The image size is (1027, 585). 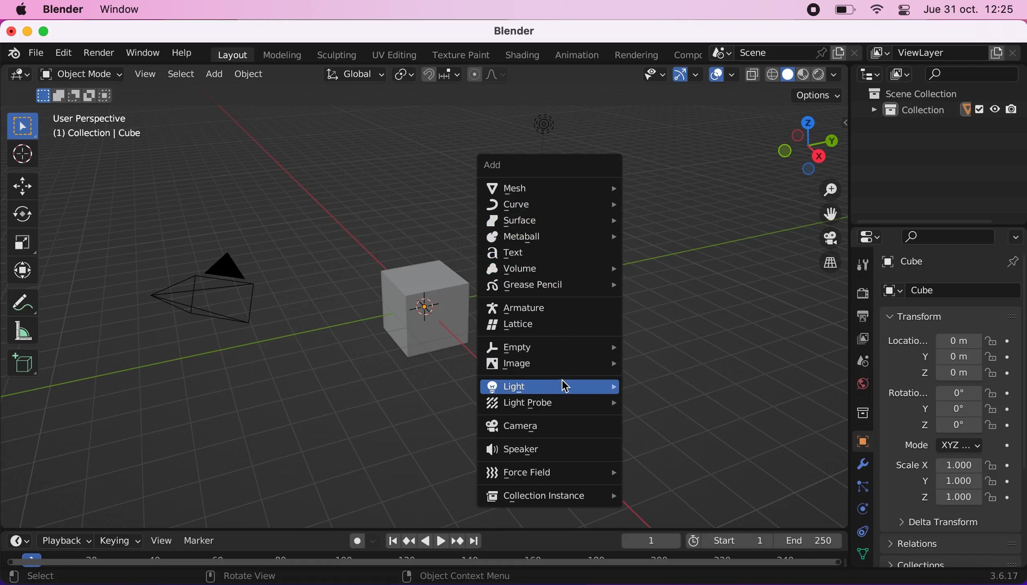 I want to click on uv editing, so click(x=392, y=55).